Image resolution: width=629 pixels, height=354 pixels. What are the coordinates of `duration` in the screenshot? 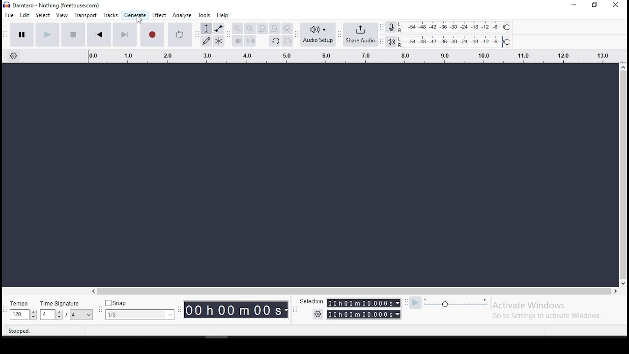 It's located at (237, 309).